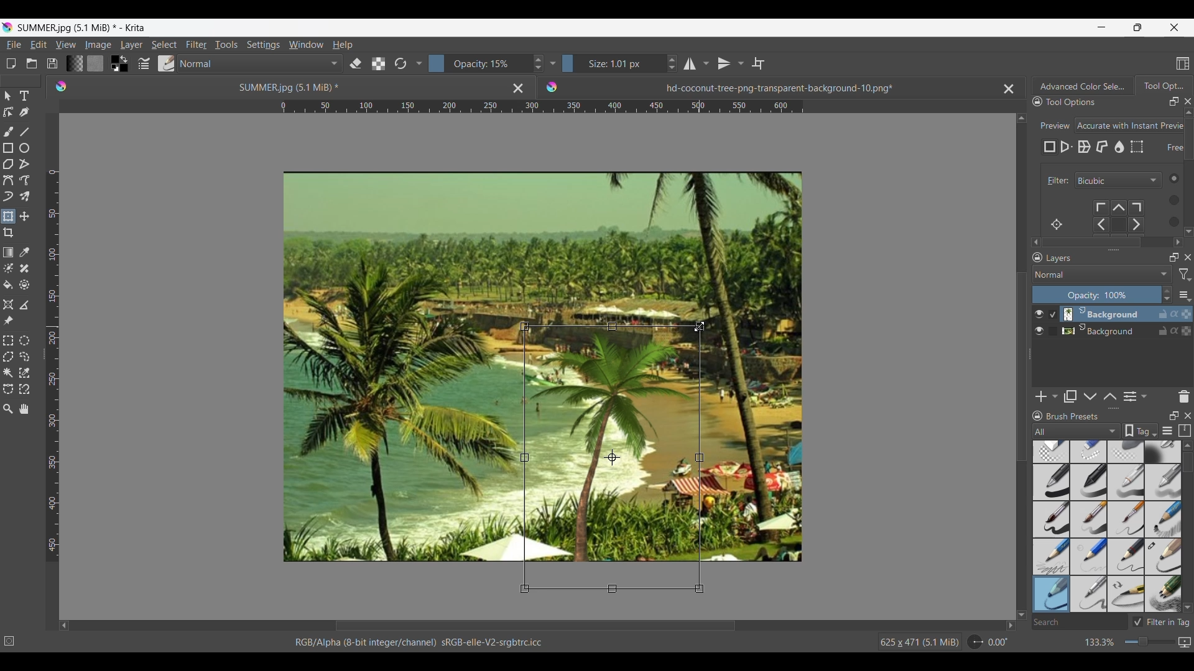  Describe the element at coordinates (131, 45) in the screenshot. I see `Layer` at that location.